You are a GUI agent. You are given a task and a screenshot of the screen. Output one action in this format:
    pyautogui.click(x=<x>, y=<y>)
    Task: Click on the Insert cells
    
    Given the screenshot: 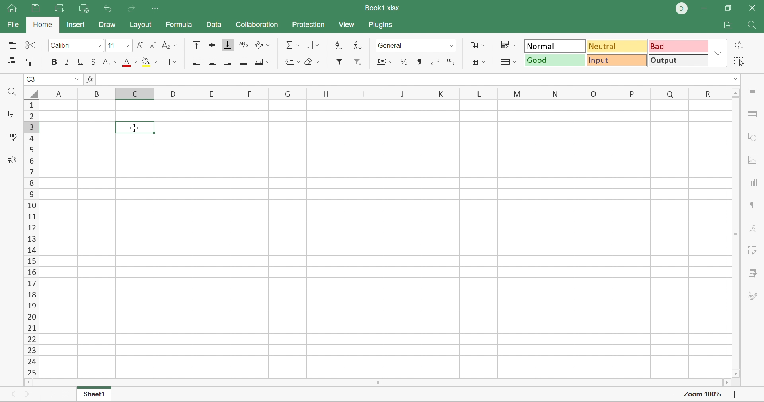 What is the action you would take?
    pyautogui.click(x=478, y=45)
    